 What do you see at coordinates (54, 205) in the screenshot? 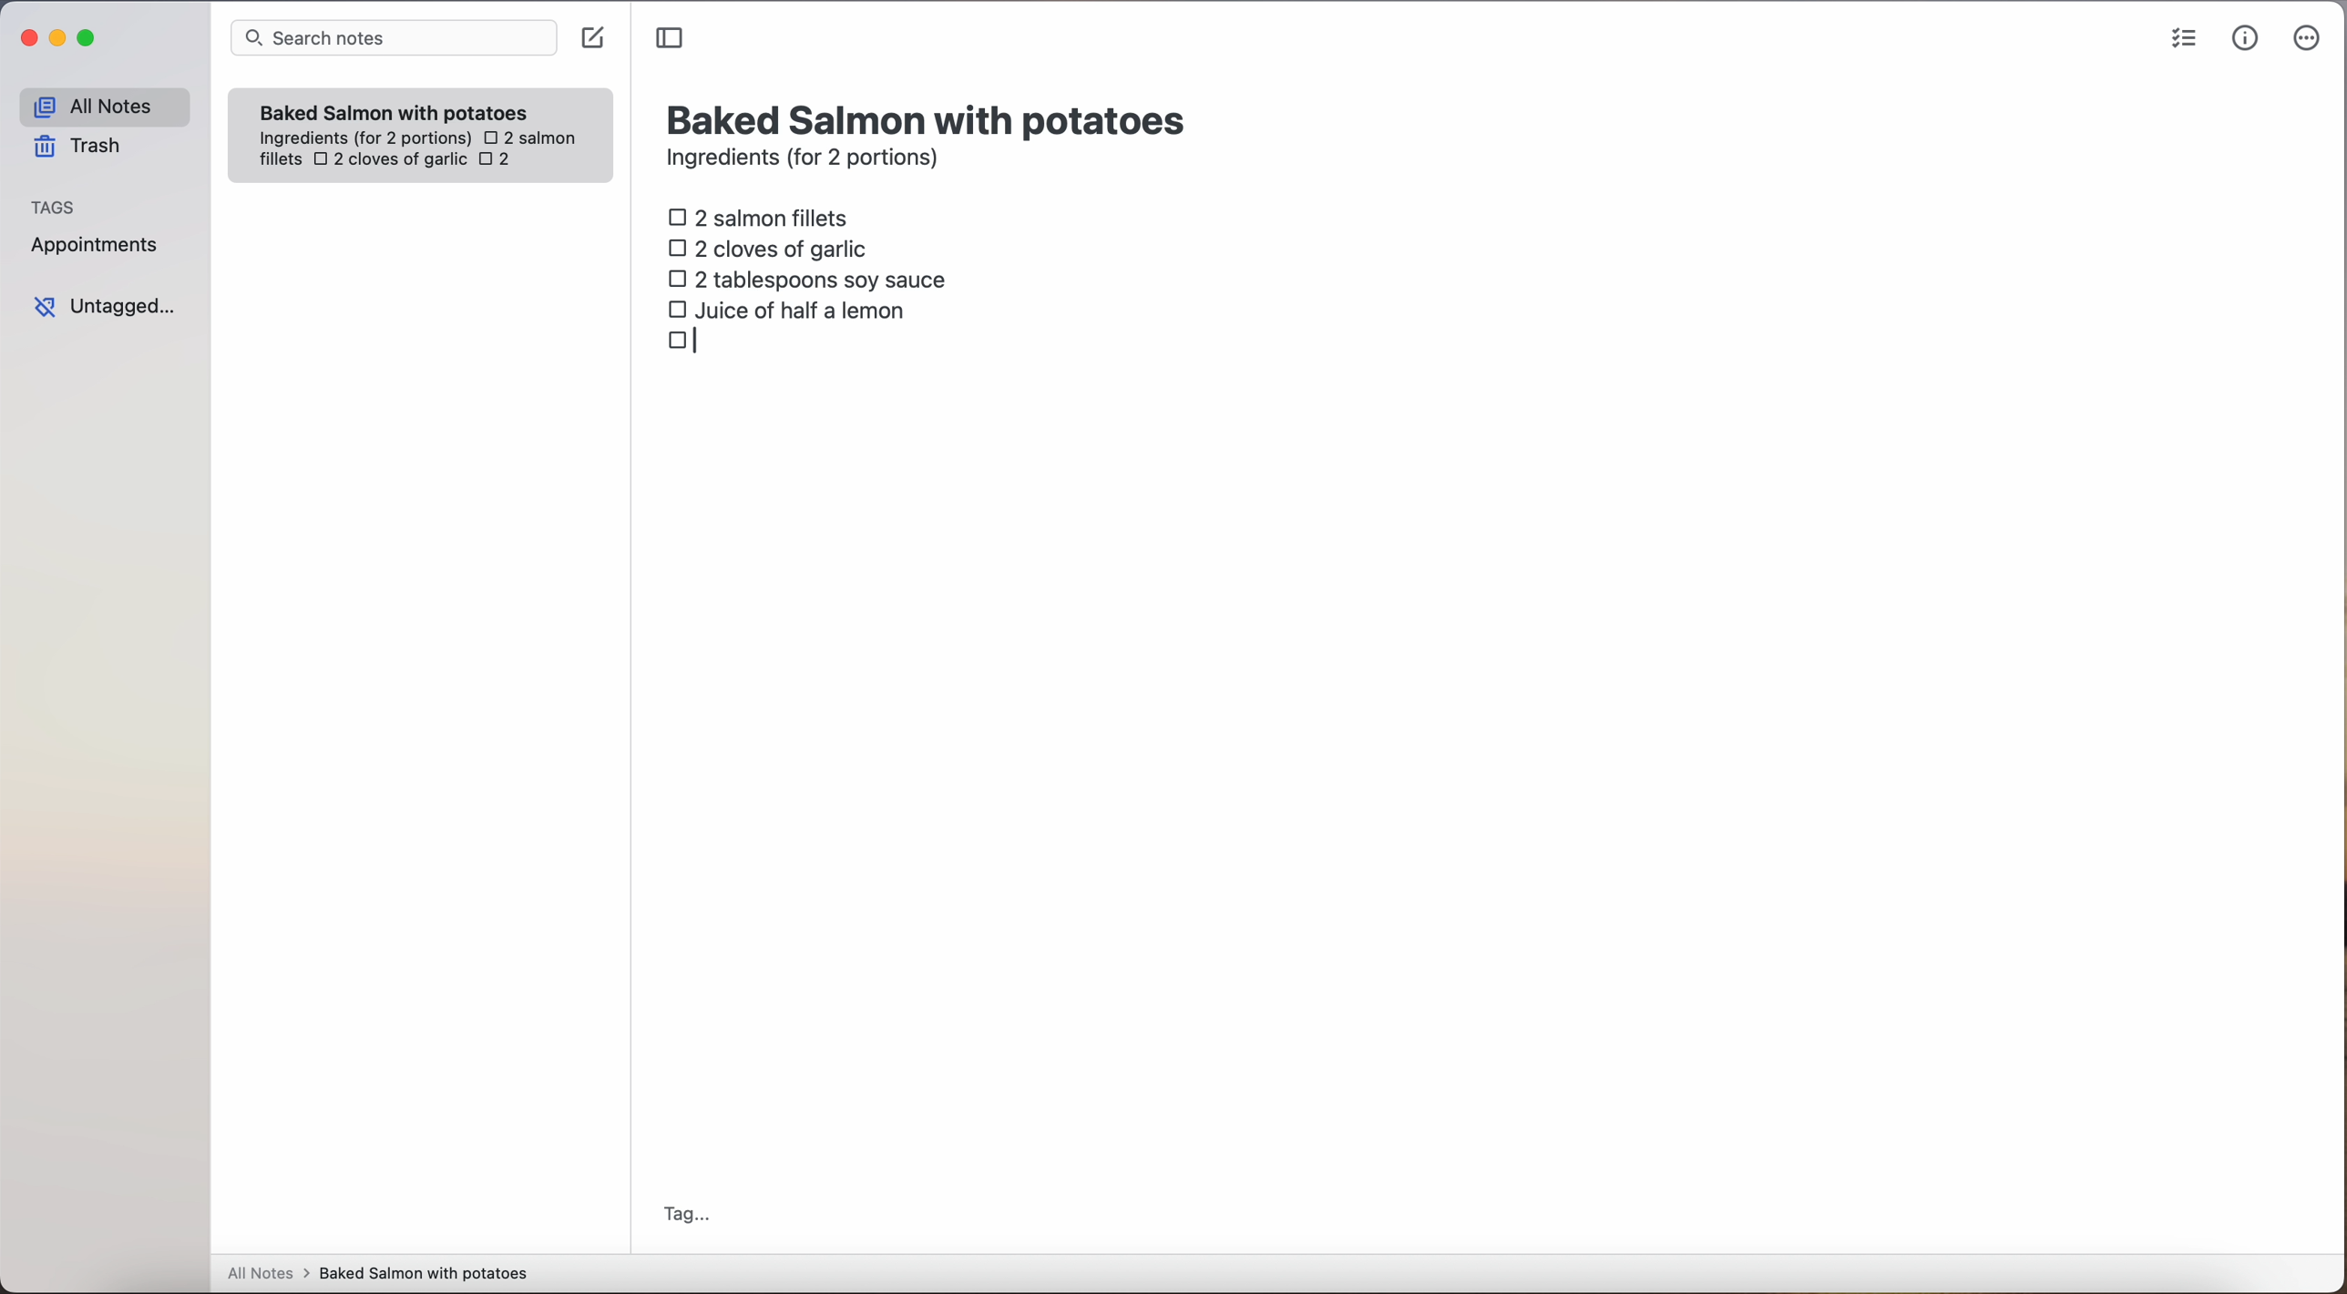
I see `tags` at bounding box center [54, 205].